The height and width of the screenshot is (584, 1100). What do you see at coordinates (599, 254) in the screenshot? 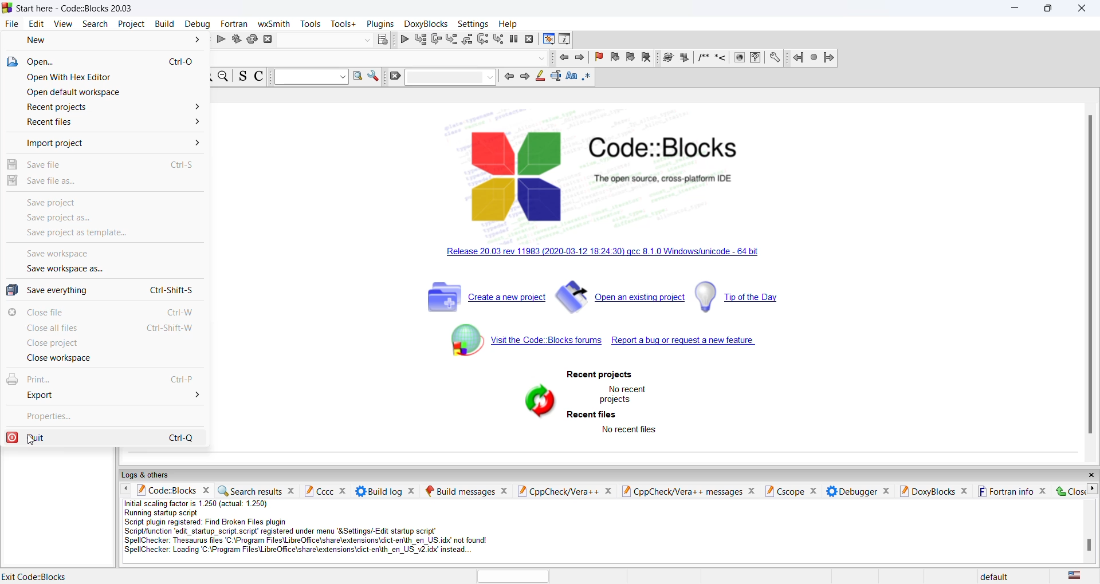
I see `new release` at bounding box center [599, 254].